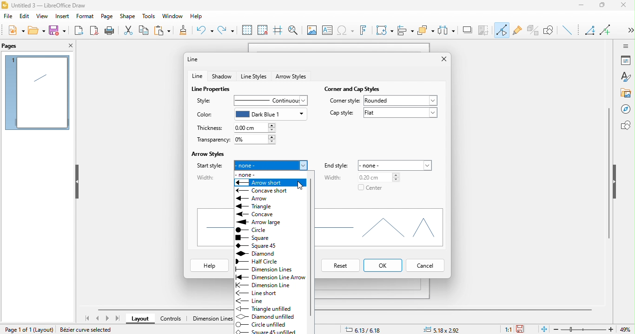 Image resolution: width=635 pixels, height=334 pixels. I want to click on end style, so click(338, 166).